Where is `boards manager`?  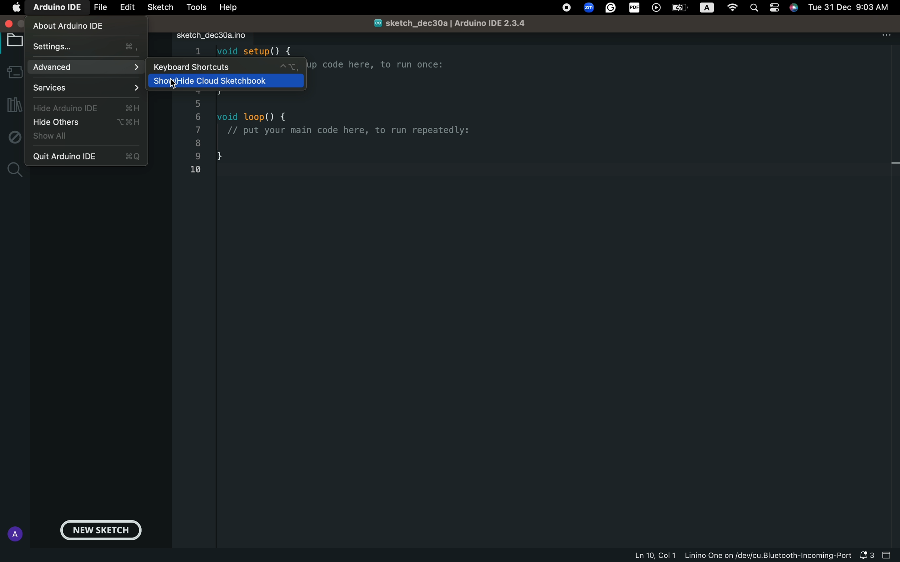 boards manager is located at coordinates (14, 73).